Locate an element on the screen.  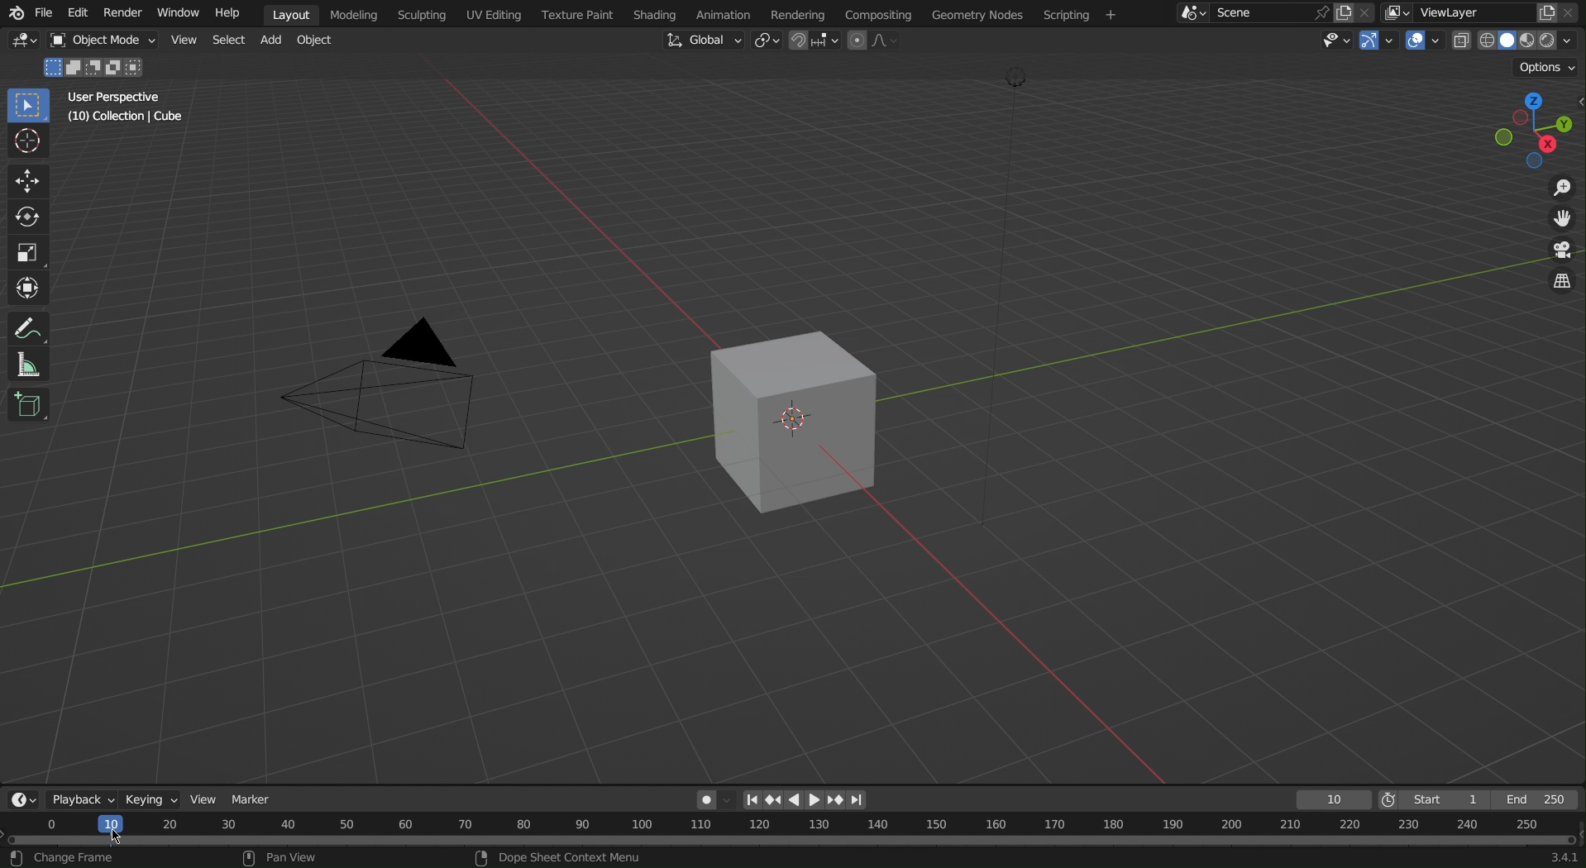
Close is located at coordinates (1574, 12).